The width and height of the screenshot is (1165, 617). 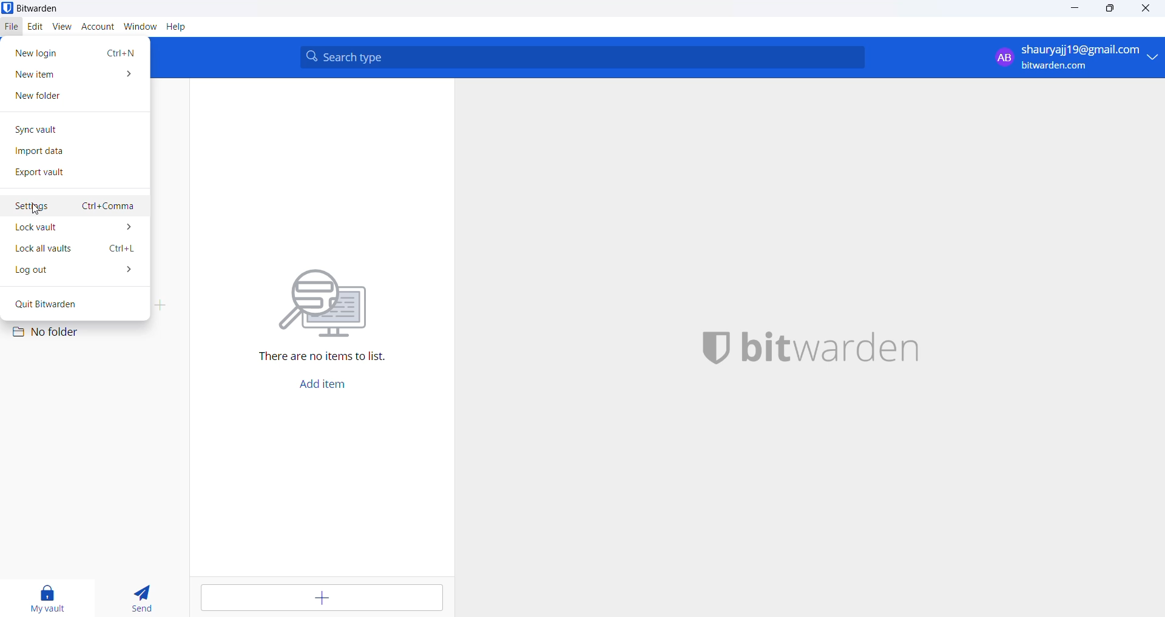 What do you see at coordinates (70, 303) in the screenshot?
I see `quit bitwarden` at bounding box center [70, 303].